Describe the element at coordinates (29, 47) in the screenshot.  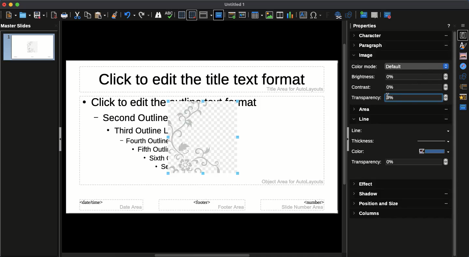
I see `slide 1` at that location.